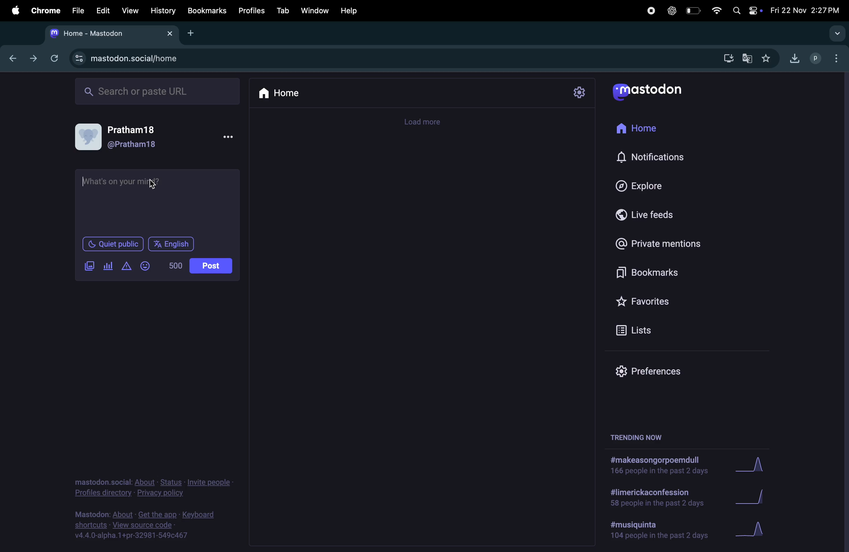  What do you see at coordinates (88, 137) in the screenshot?
I see `user profile` at bounding box center [88, 137].